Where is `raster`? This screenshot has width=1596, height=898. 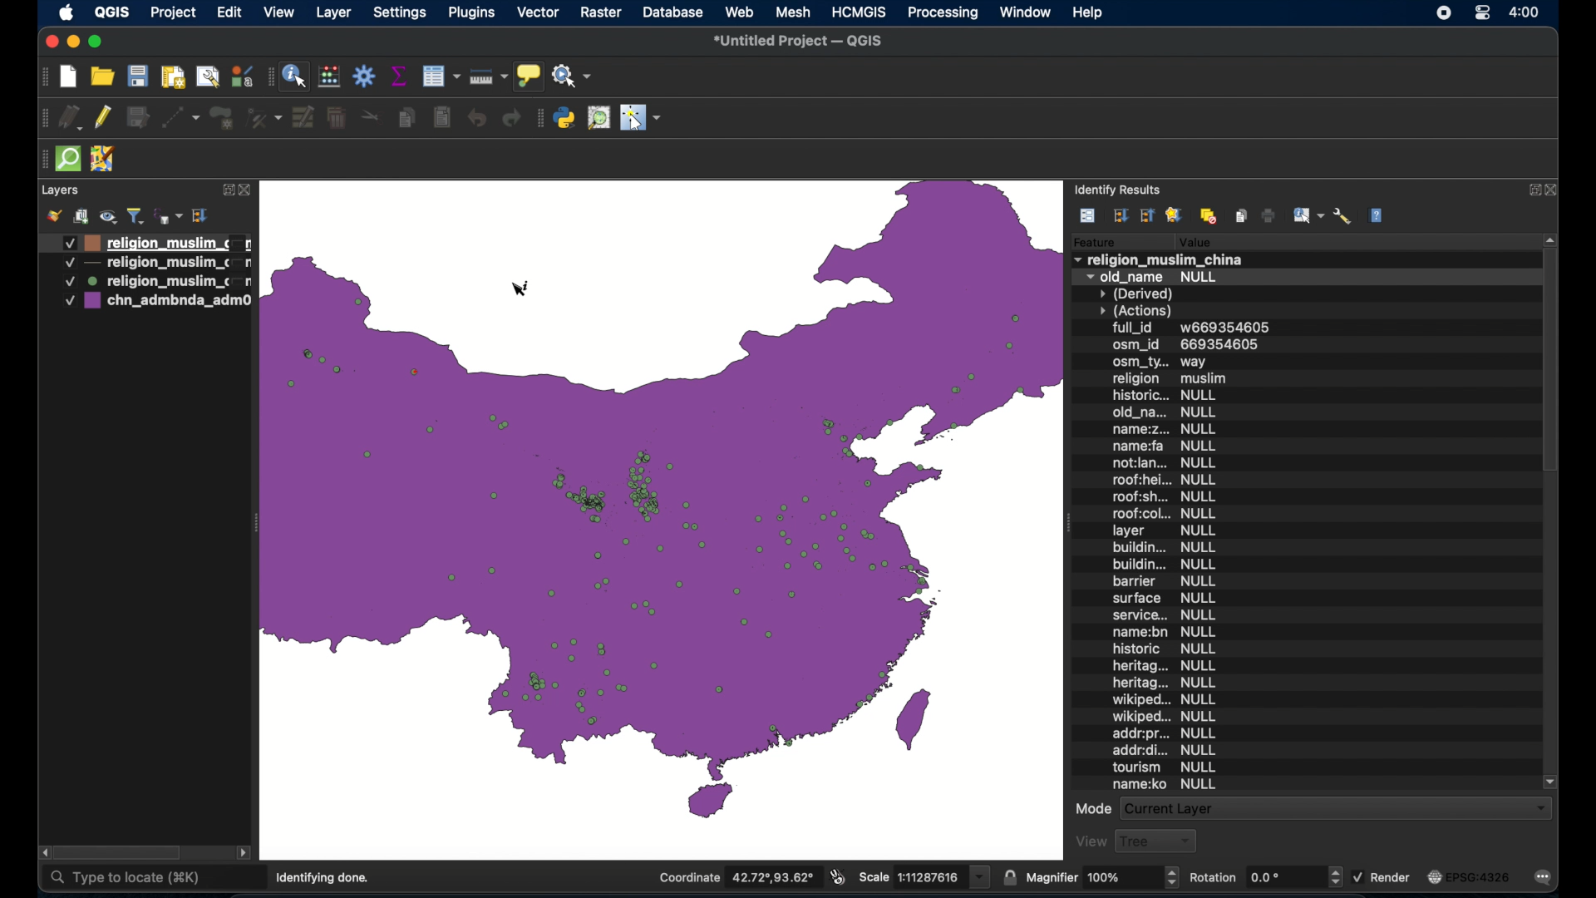 raster is located at coordinates (599, 12).